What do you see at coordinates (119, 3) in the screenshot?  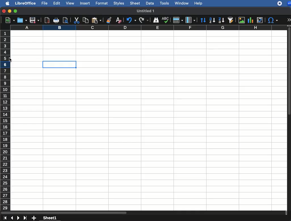 I see `styles` at bounding box center [119, 3].